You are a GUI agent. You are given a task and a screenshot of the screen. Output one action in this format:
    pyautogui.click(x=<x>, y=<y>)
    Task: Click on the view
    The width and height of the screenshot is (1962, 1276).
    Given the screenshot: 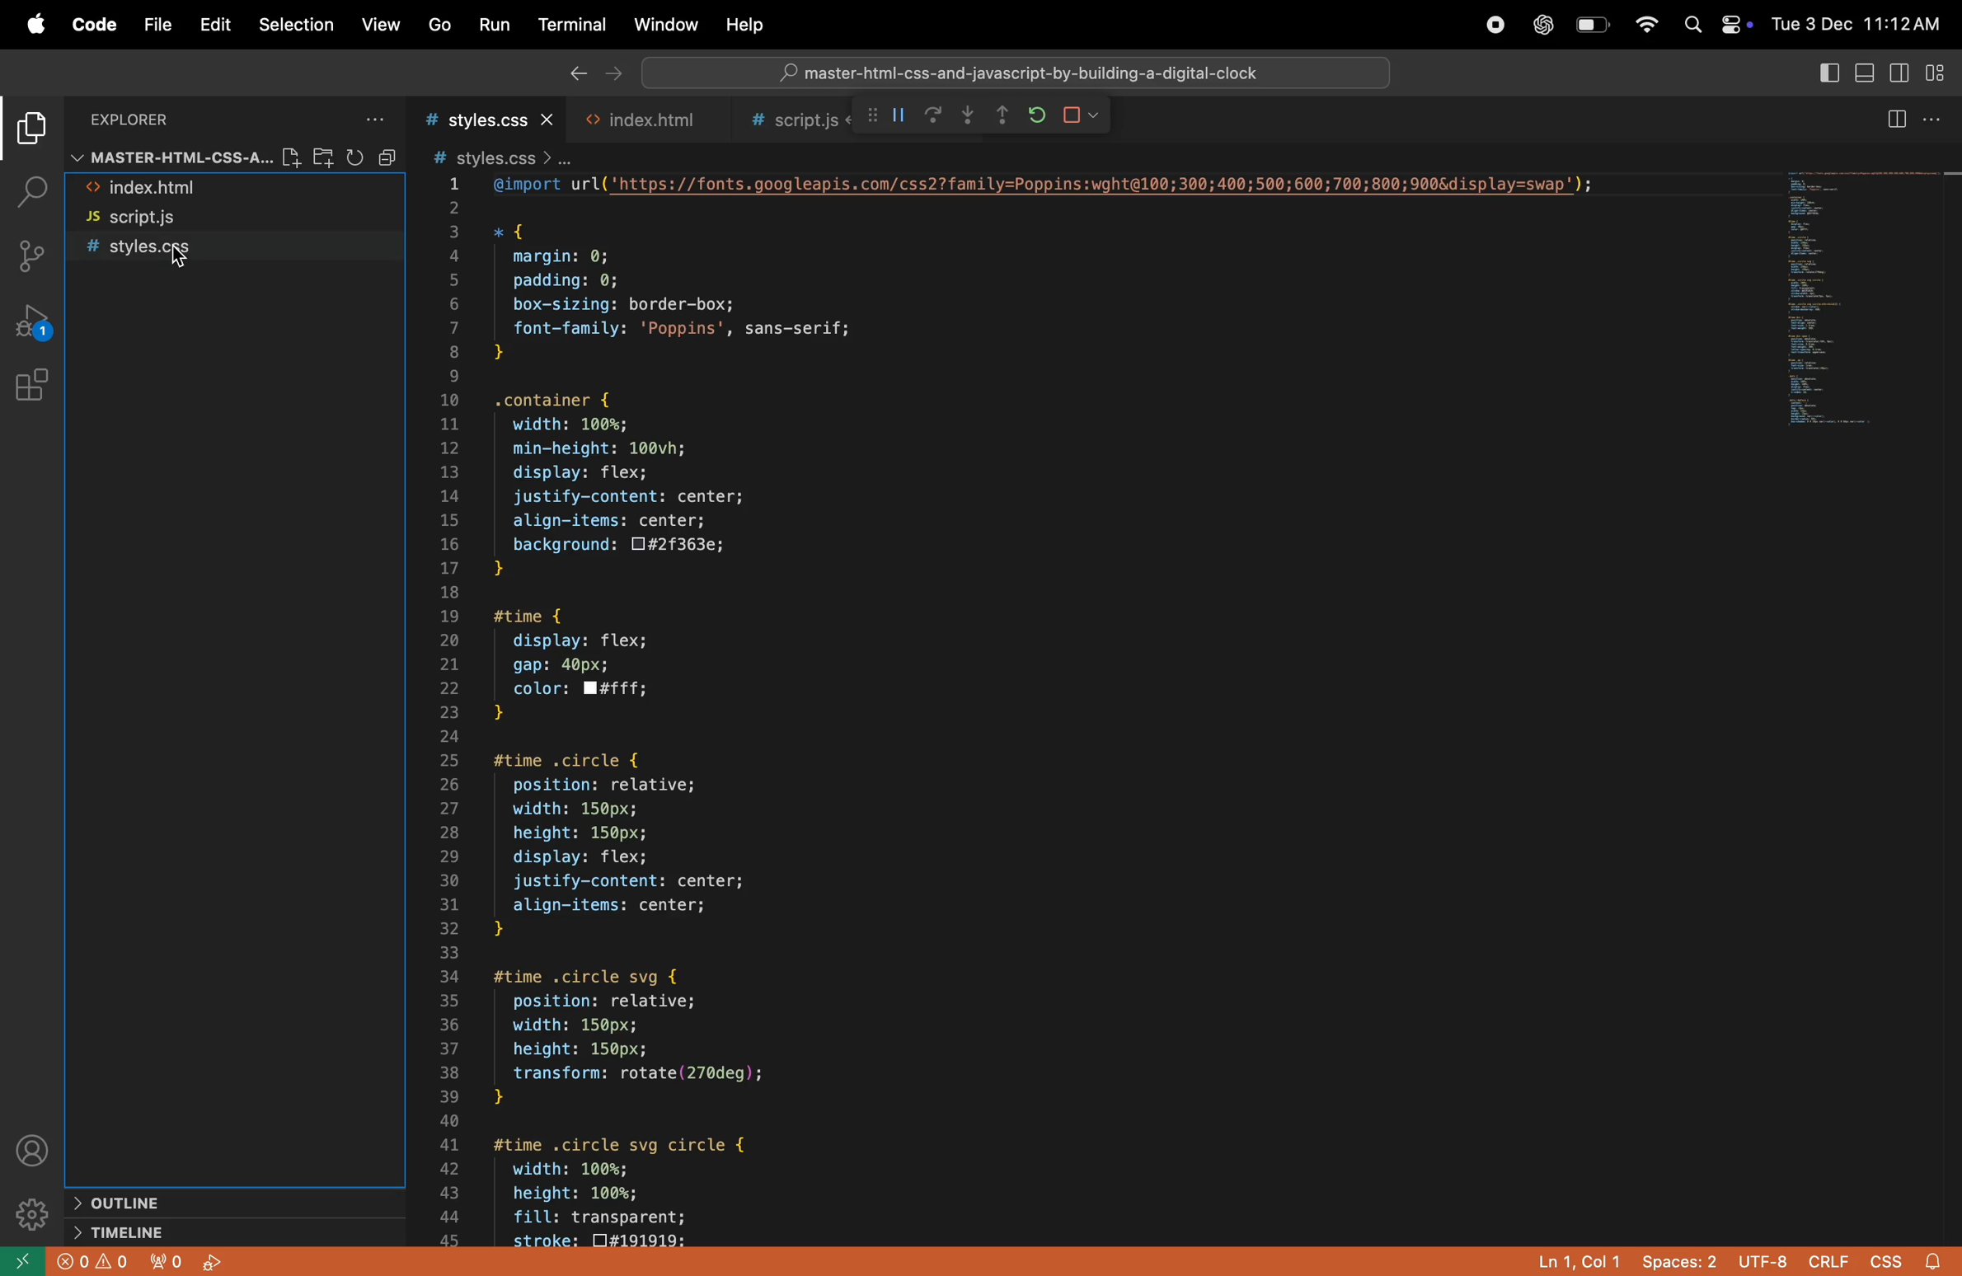 What is the action you would take?
    pyautogui.click(x=379, y=24)
    